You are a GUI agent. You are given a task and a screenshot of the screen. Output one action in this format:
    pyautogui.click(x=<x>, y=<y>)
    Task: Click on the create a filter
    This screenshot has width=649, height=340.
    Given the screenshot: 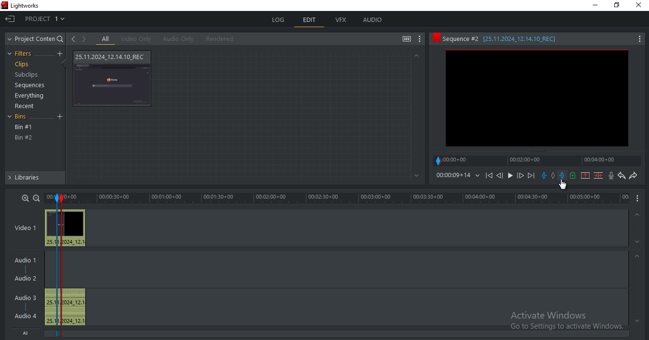 What is the action you would take?
    pyautogui.click(x=60, y=54)
    